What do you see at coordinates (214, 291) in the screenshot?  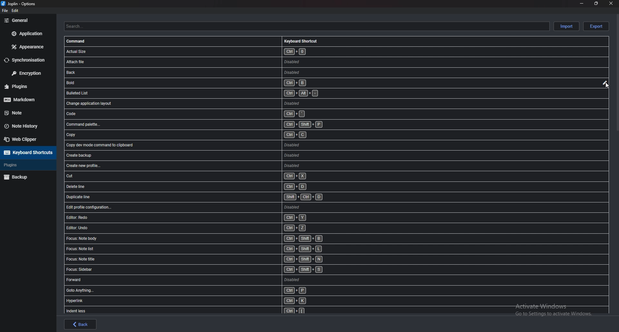 I see `shortcut` at bounding box center [214, 291].